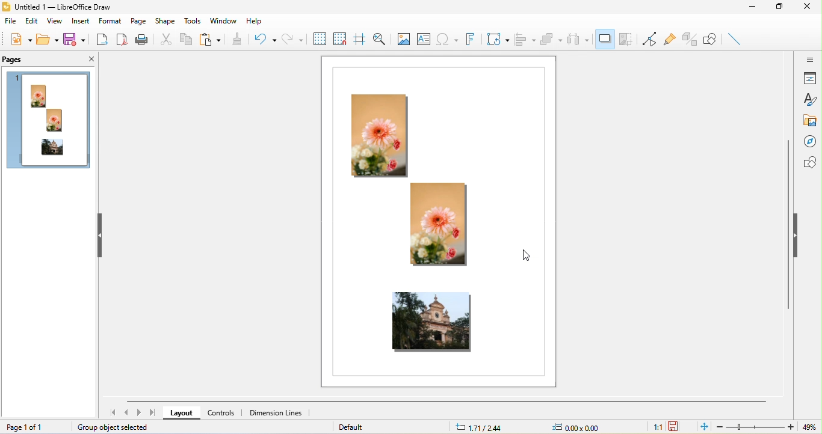 This screenshot has height=434, width=822. I want to click on shape, so click(167, 20).